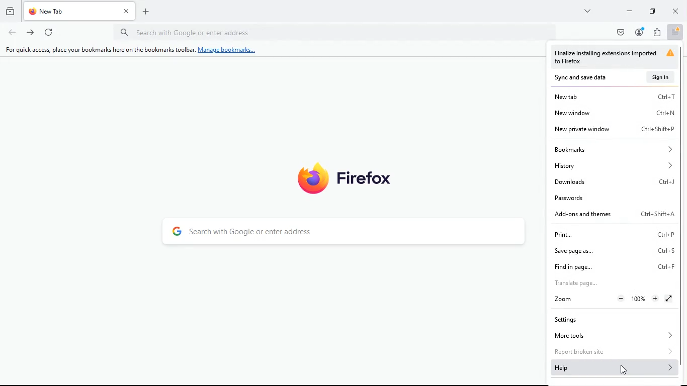  What do you see at coordinates (615, 98) in the screenshot?
I see `new tab` at bounding box center [615, 98].